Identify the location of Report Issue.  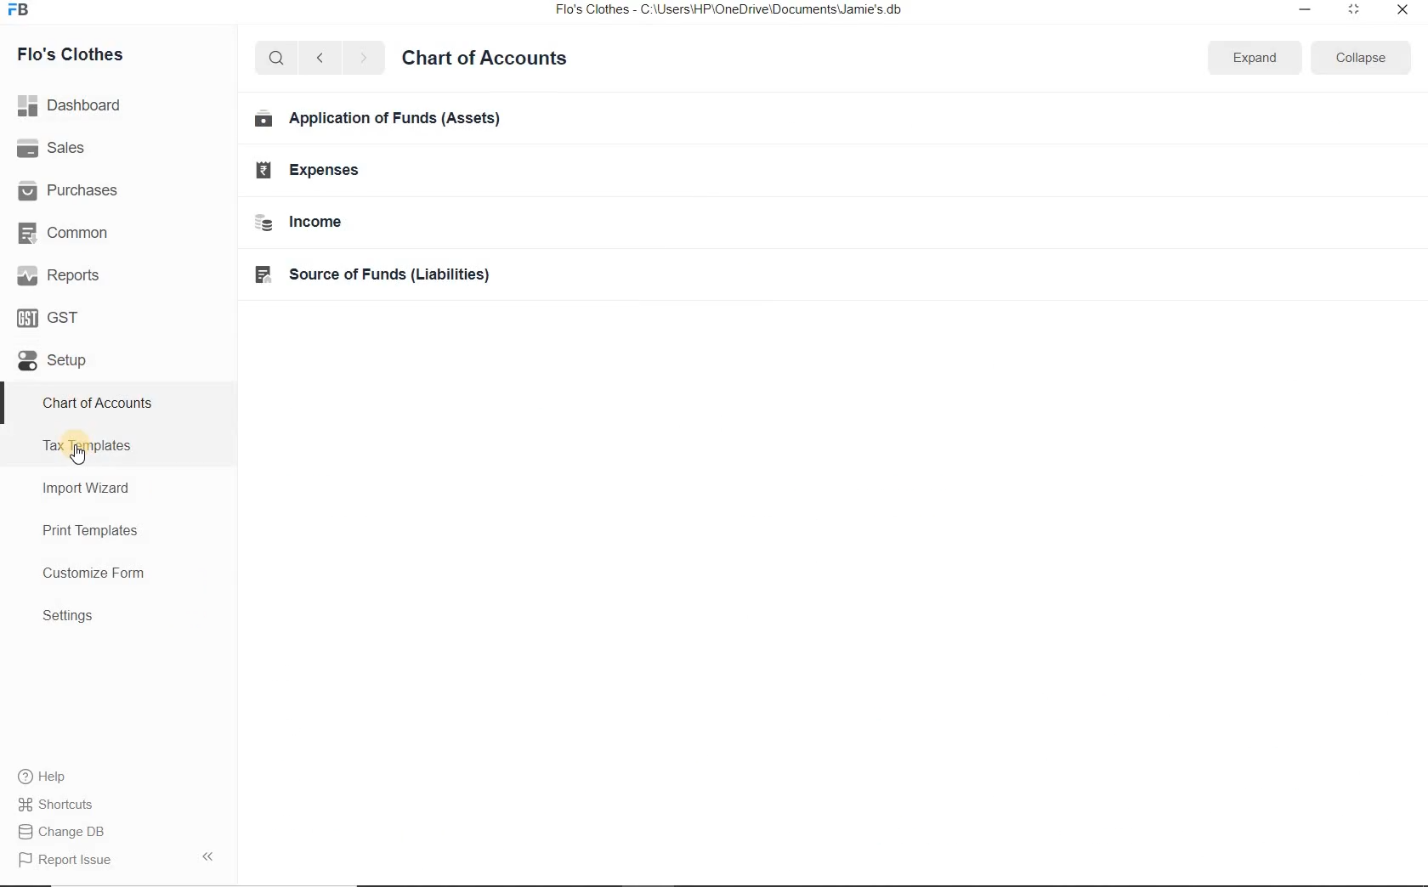
(118, 859).